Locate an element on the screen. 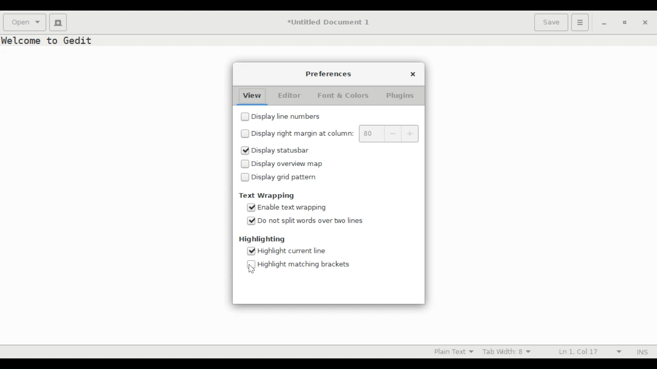 This screenshot has width=657, height=369. Restore is located at coordinates (623, 22).